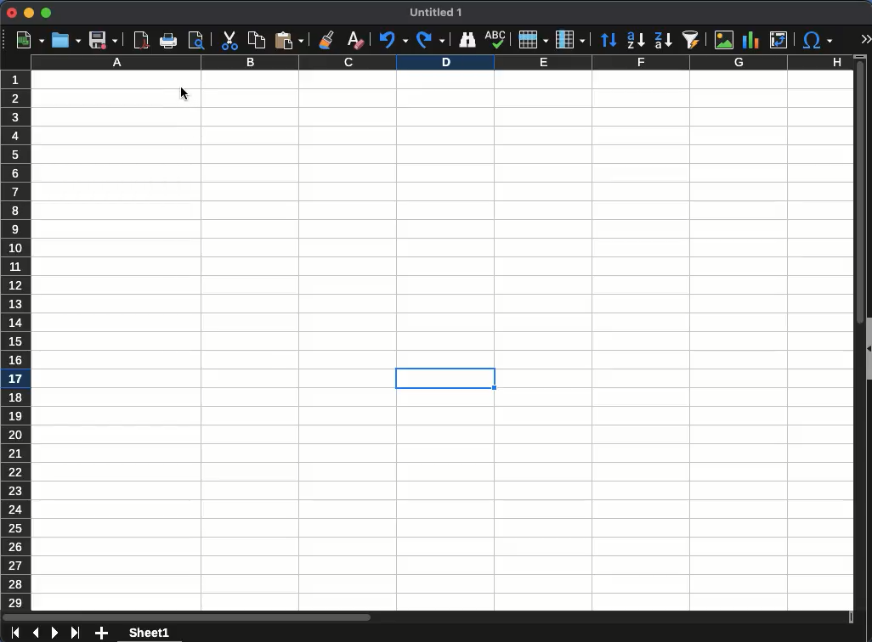 The image size is (872, 642). What do you see at coordinates (149, 633) in the screenshot?
I see `sheet 1` at bounding box center [149, 633].